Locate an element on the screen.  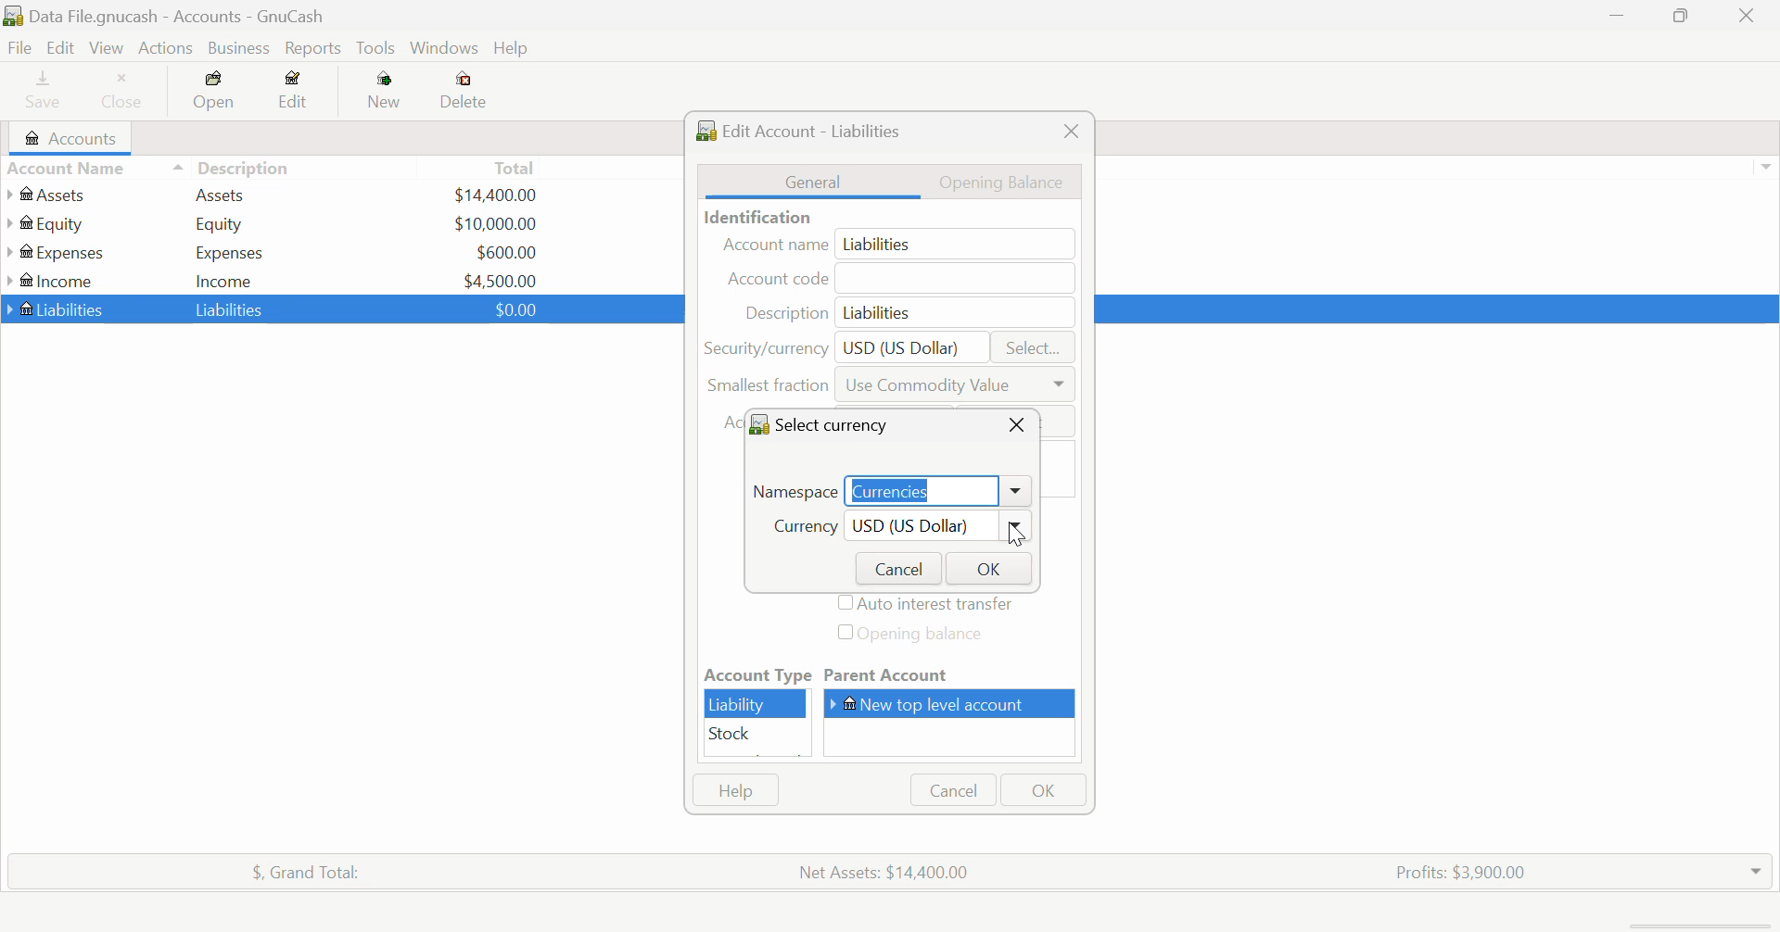
USD is located at coordinates (495, 223).